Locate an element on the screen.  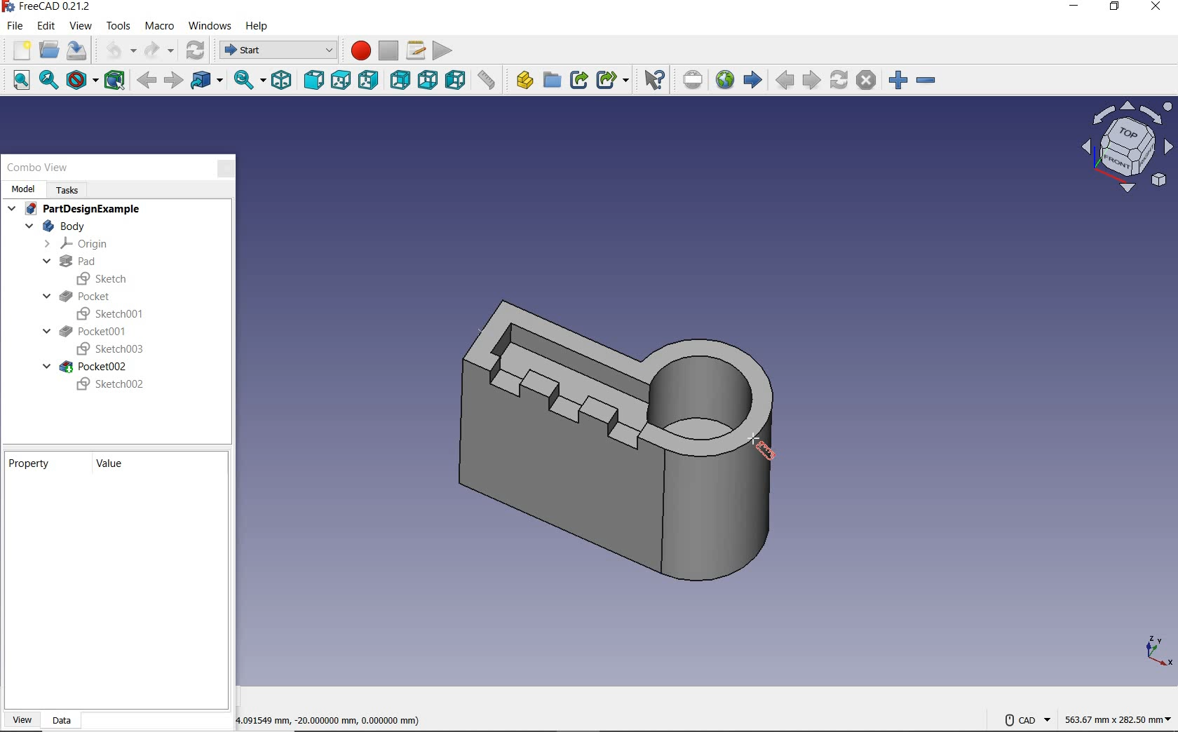
draw style is located at coordinates (81, 81).